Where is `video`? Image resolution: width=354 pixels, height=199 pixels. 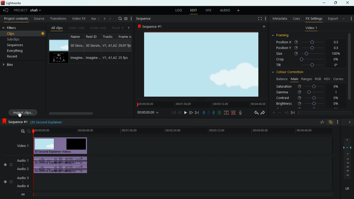 video is located at coordinates (59, 58).